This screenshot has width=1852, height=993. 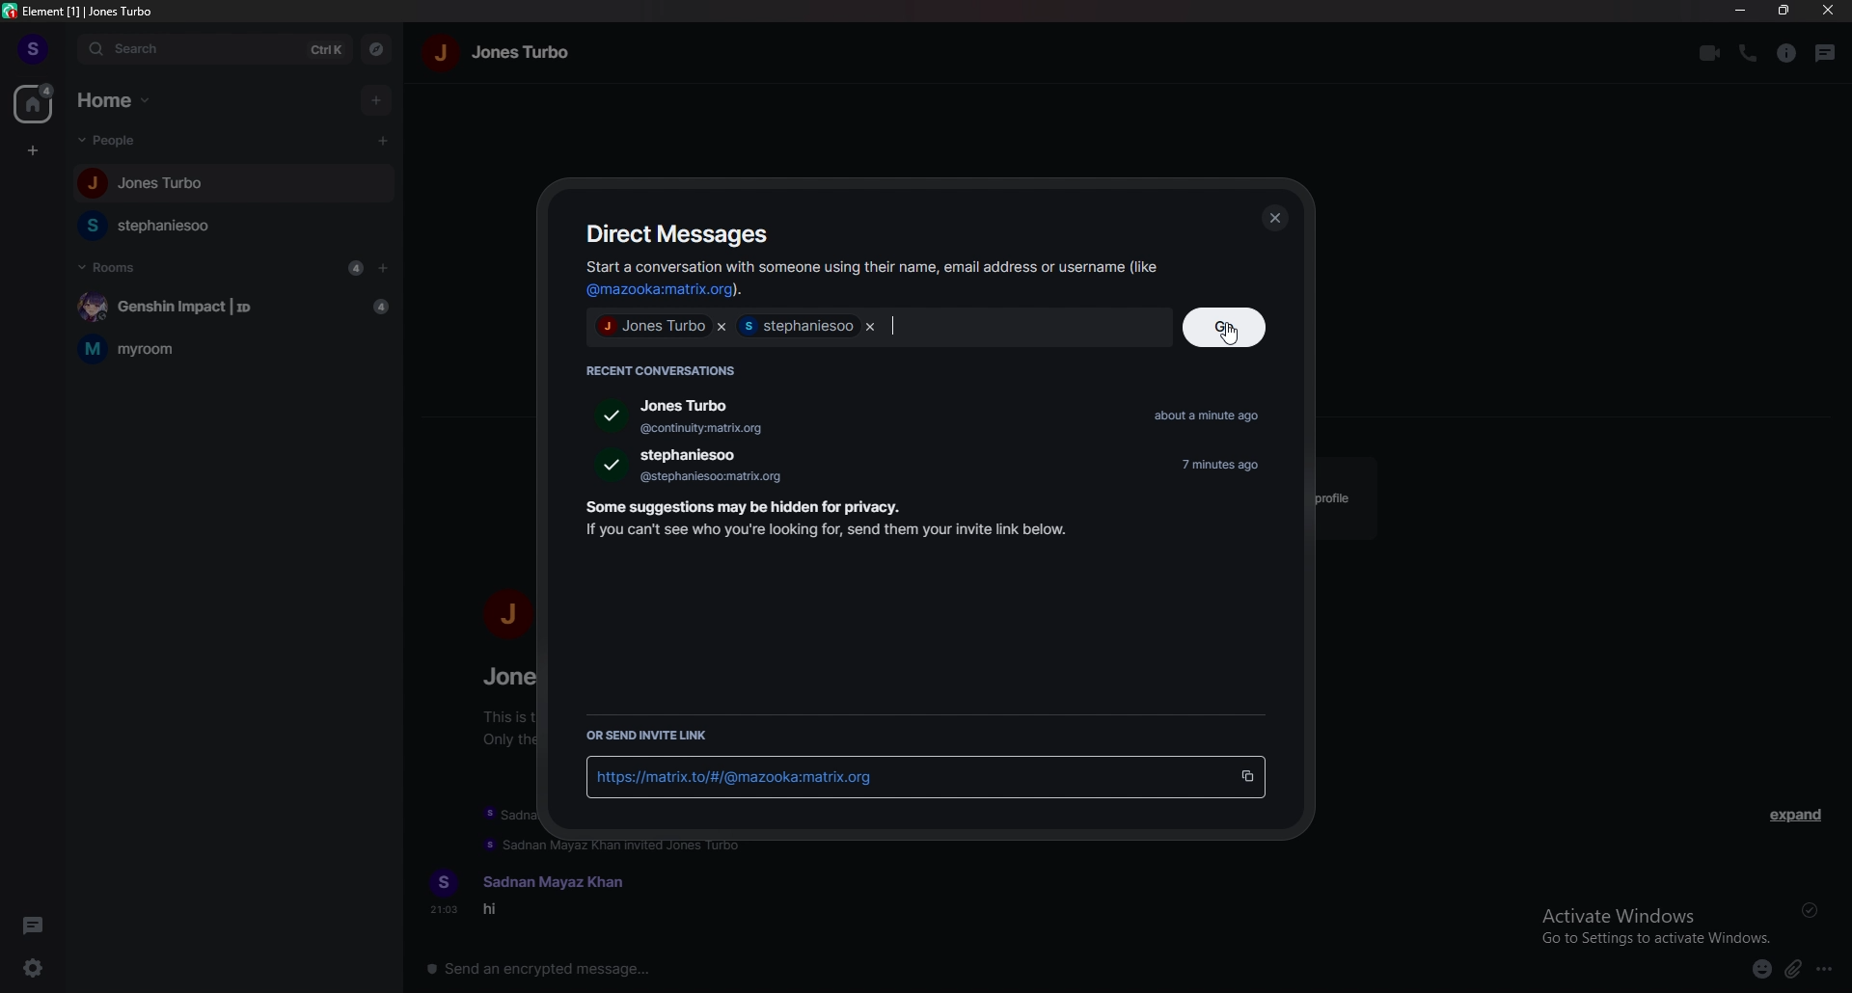 I want to click on Jones Turbo, so click(x=142, y=186).